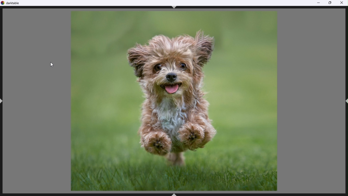 The image size is (348, 196). What do you see at coordinates (343, 3) in the screenshot?
I see `Close close` at bounding box center [343, 3].